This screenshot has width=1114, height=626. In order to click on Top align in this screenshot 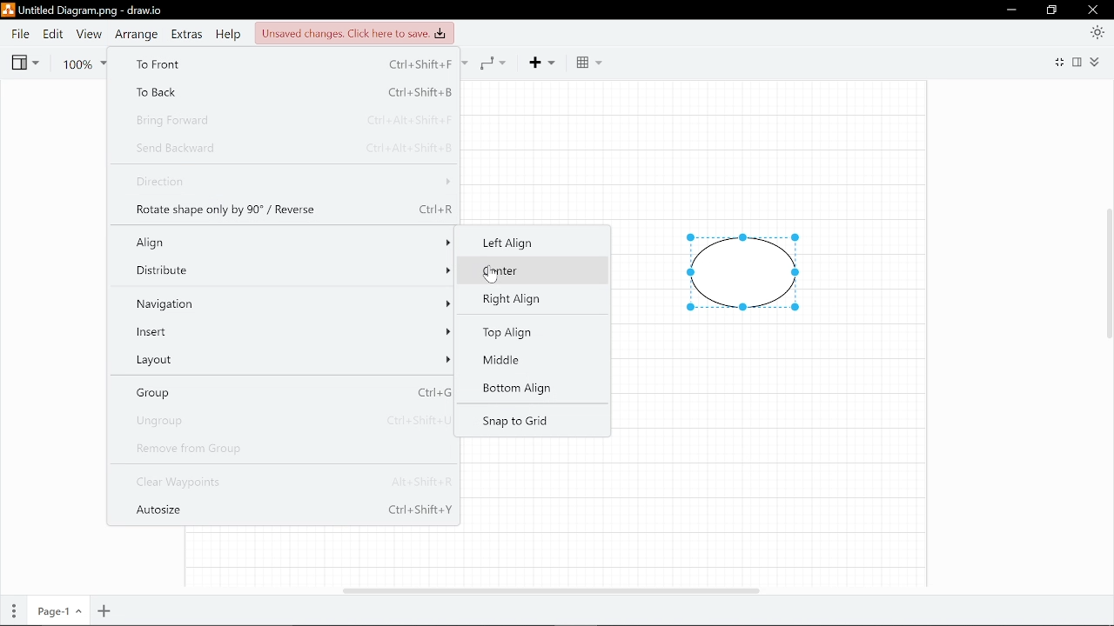, I will do `click(518, 333)`.